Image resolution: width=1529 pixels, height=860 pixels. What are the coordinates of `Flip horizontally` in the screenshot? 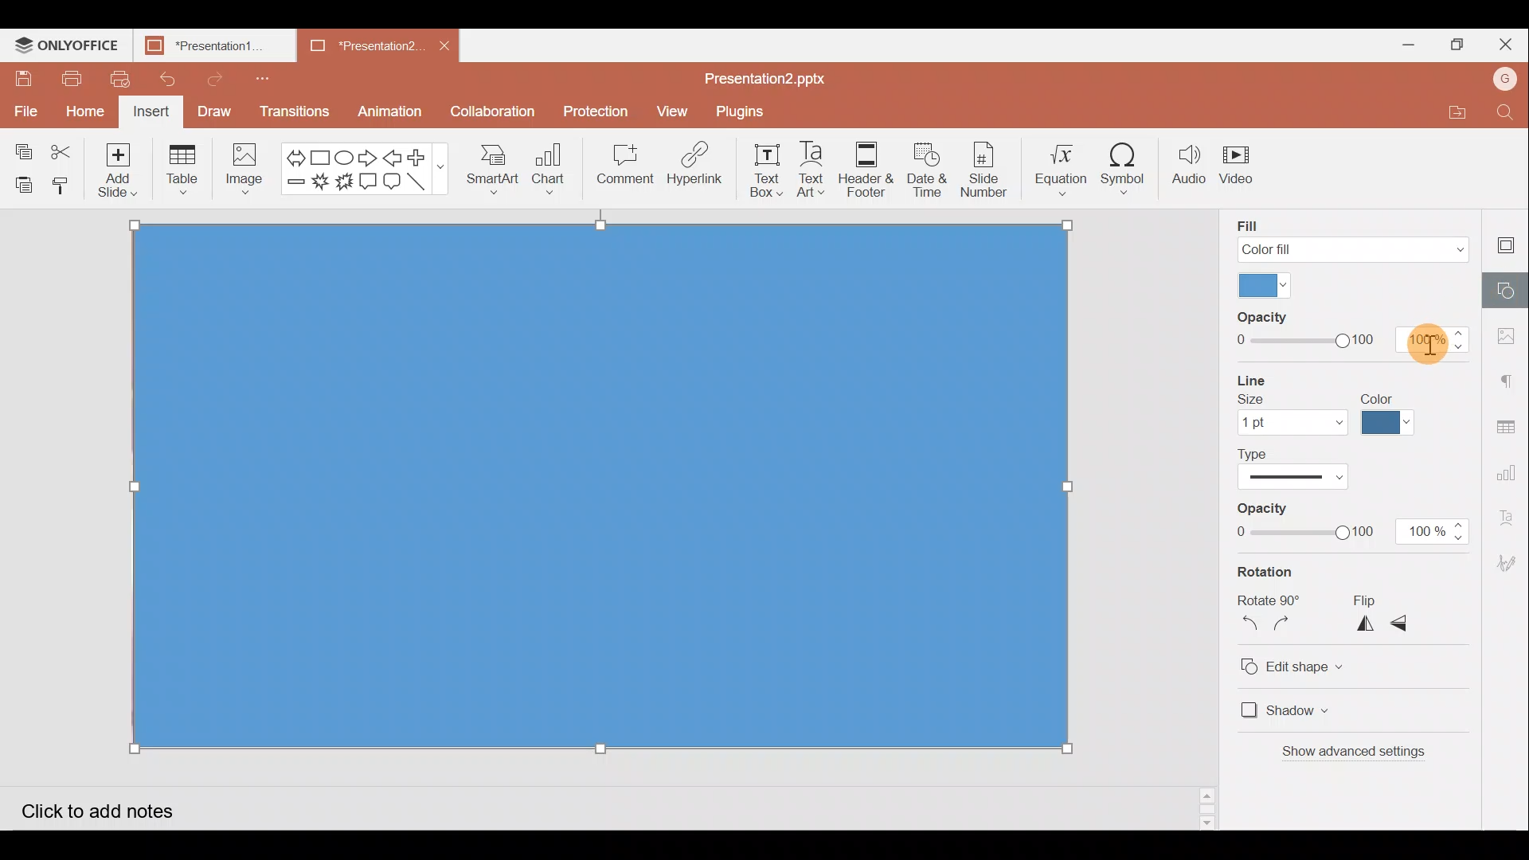 It's located at (1366, 626).